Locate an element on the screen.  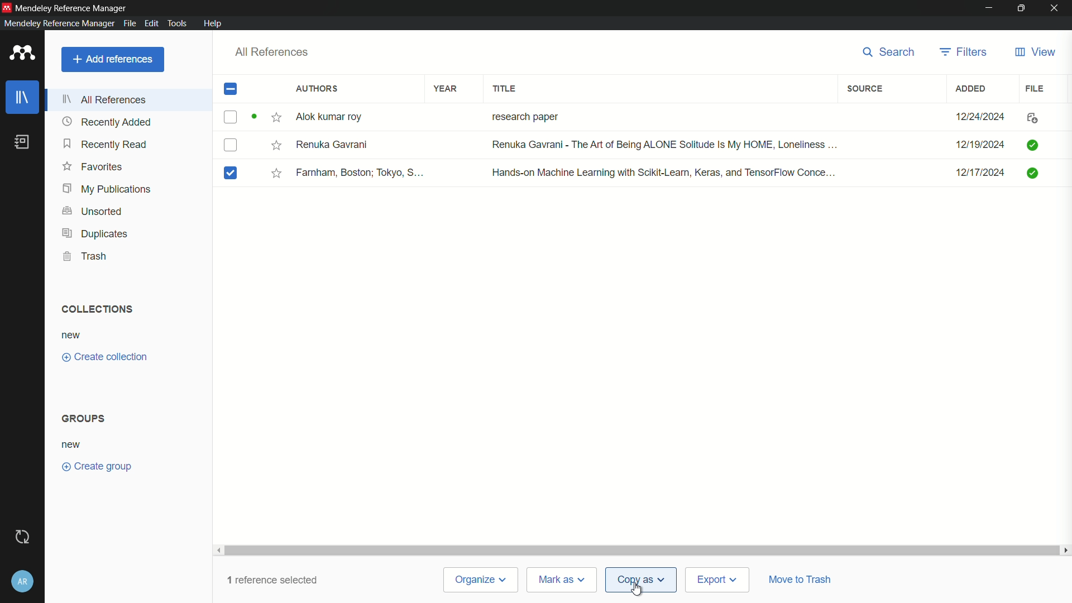
Mendeley Reference Manager is located at coordinates (75, 7).